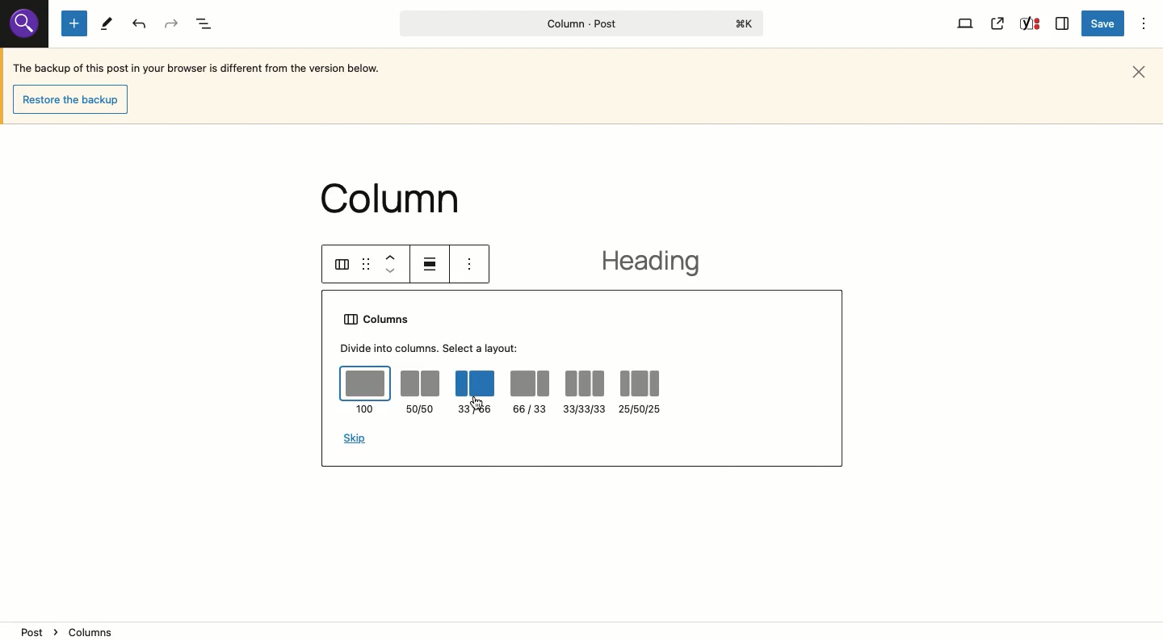 The image size is (1163, 641). What do you see at coordinates (966, 23) in the screenshot?
I see `View` at bounding box center [966, 23].